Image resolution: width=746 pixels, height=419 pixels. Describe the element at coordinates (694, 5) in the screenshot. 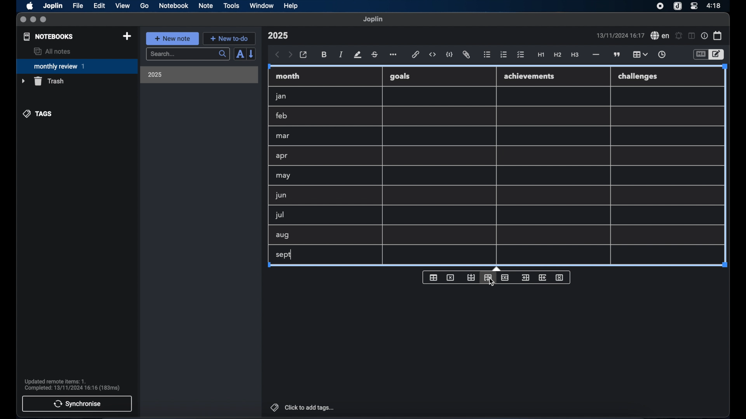

I see `control center` at that location.